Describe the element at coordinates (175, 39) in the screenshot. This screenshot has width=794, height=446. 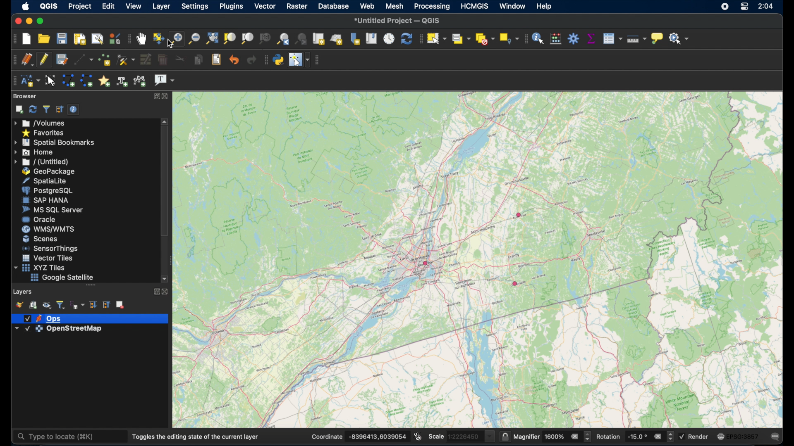
I see `zoom in` at that location.